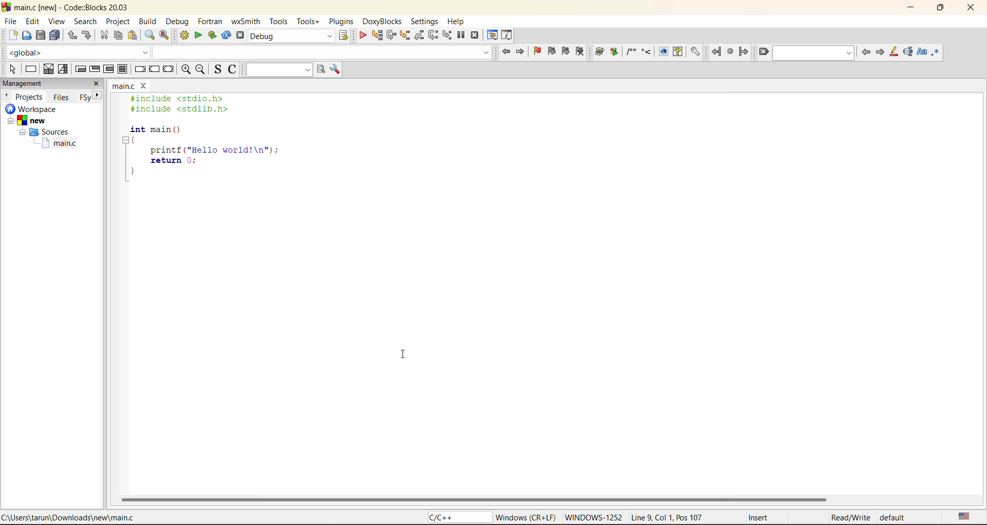  Describe the element at coordinates (49, 69) in the screenshot. I see `decision` at that location.